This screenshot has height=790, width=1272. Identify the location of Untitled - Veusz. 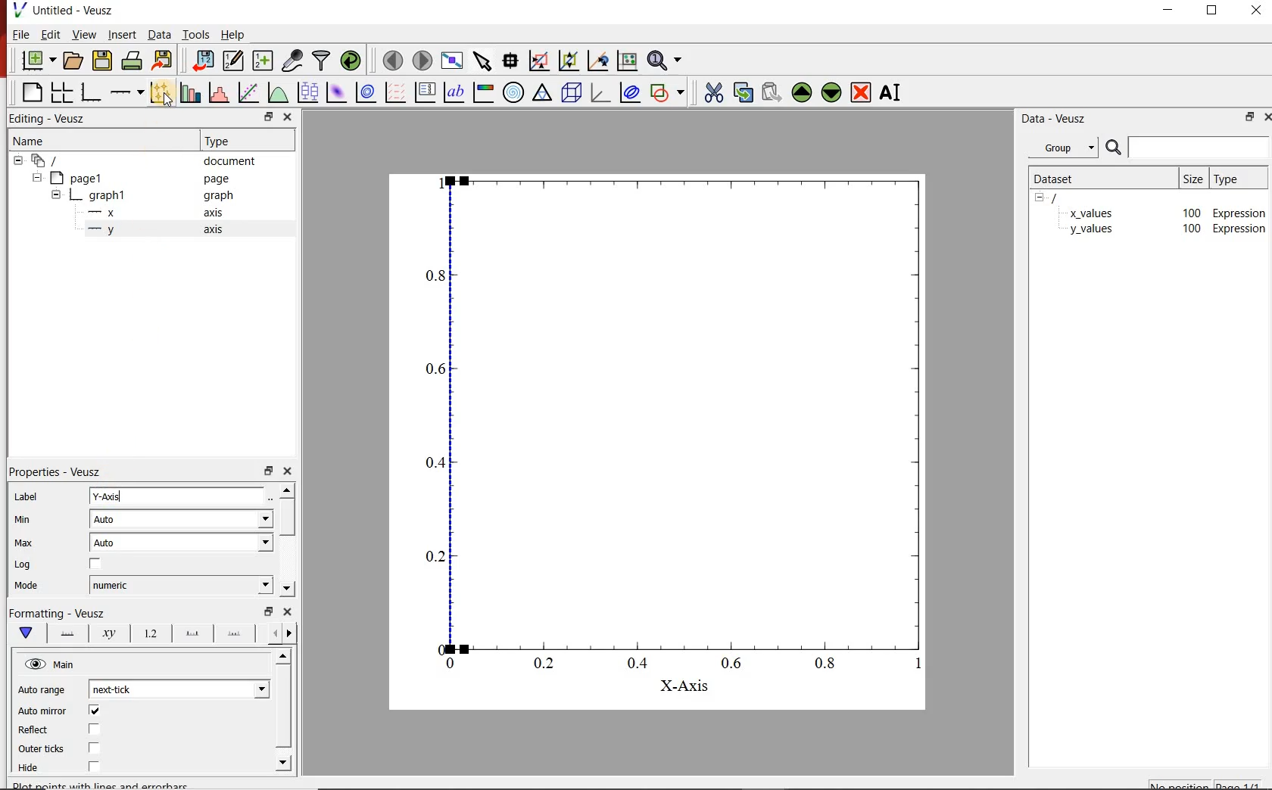
(73, 10).